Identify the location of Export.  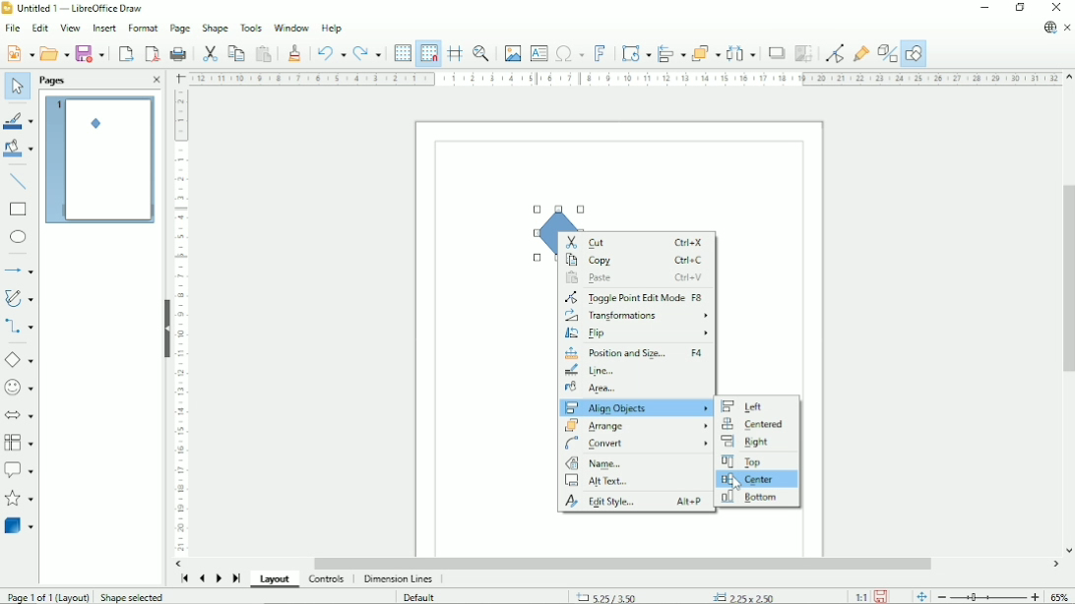
(125, 53).